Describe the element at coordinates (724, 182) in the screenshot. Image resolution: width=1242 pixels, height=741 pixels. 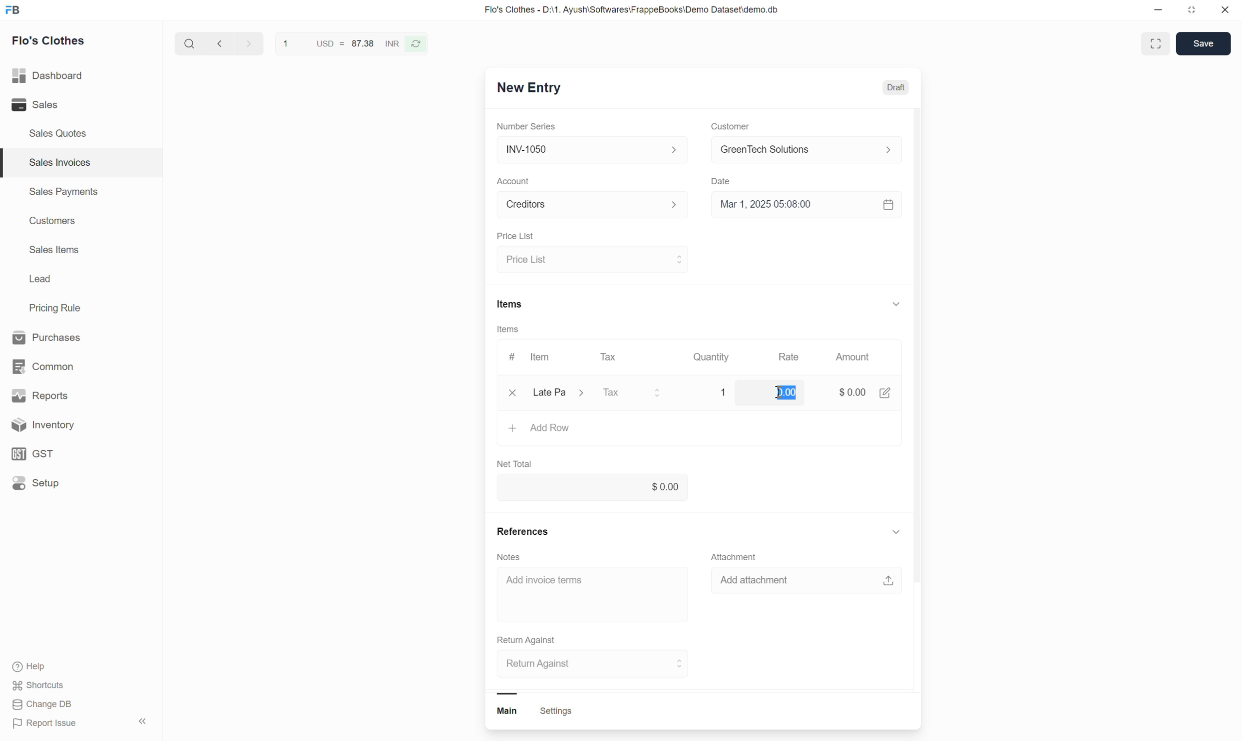
I see `Date` at that location.